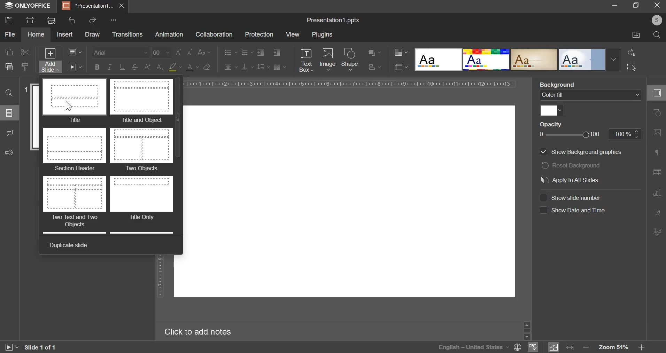 The image size is (666, 353). What do you see at coordinates (657, 192) in the screenshot?
I see `chart settings` at bounding box center [657, 192].